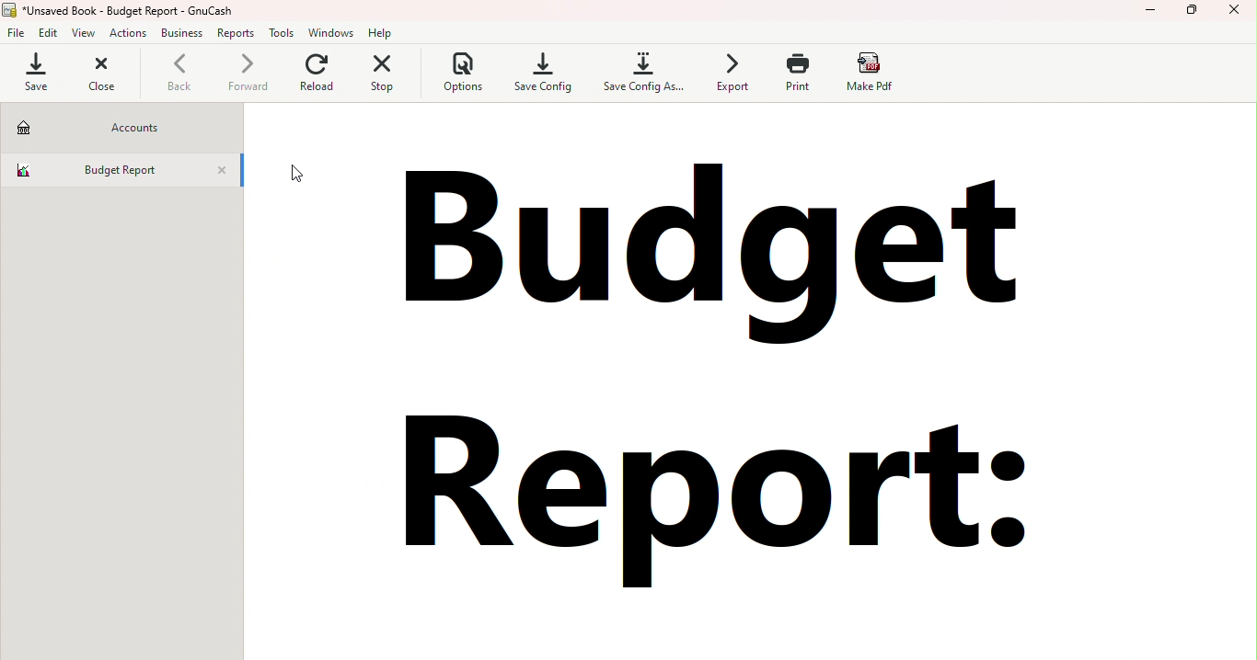 This screenshot has height=660, width=1257. I want to click on View, so click(86, 34).